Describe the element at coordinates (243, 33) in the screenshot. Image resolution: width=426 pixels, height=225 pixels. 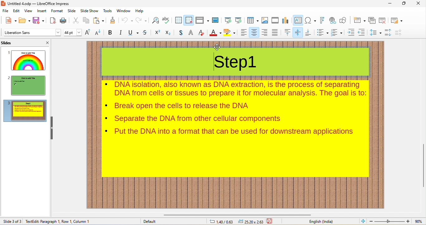
I see `align left` at that location.